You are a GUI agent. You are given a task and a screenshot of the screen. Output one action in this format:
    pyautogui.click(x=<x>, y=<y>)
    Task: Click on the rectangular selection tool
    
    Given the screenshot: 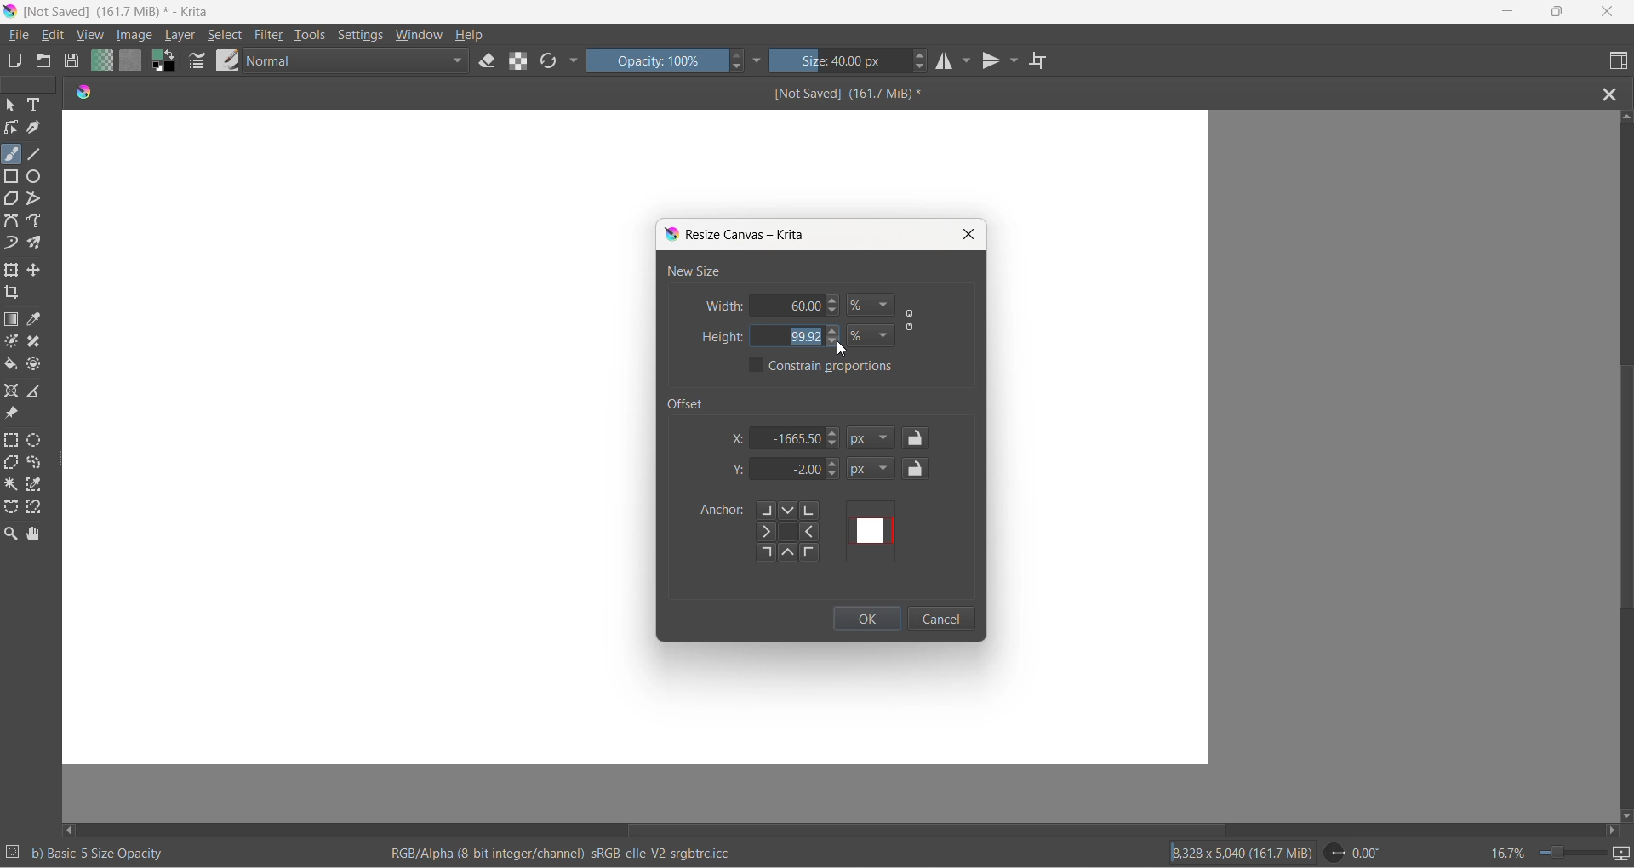 What is the action you would take?
    pyautogui.click(x=13, y=442)
    